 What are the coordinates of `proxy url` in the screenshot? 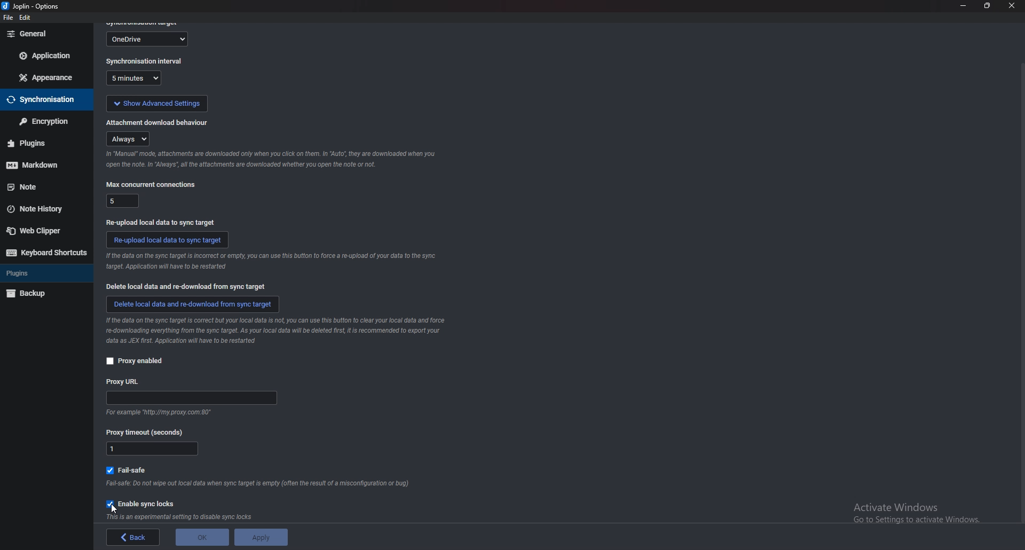 It's located at (192, 399).